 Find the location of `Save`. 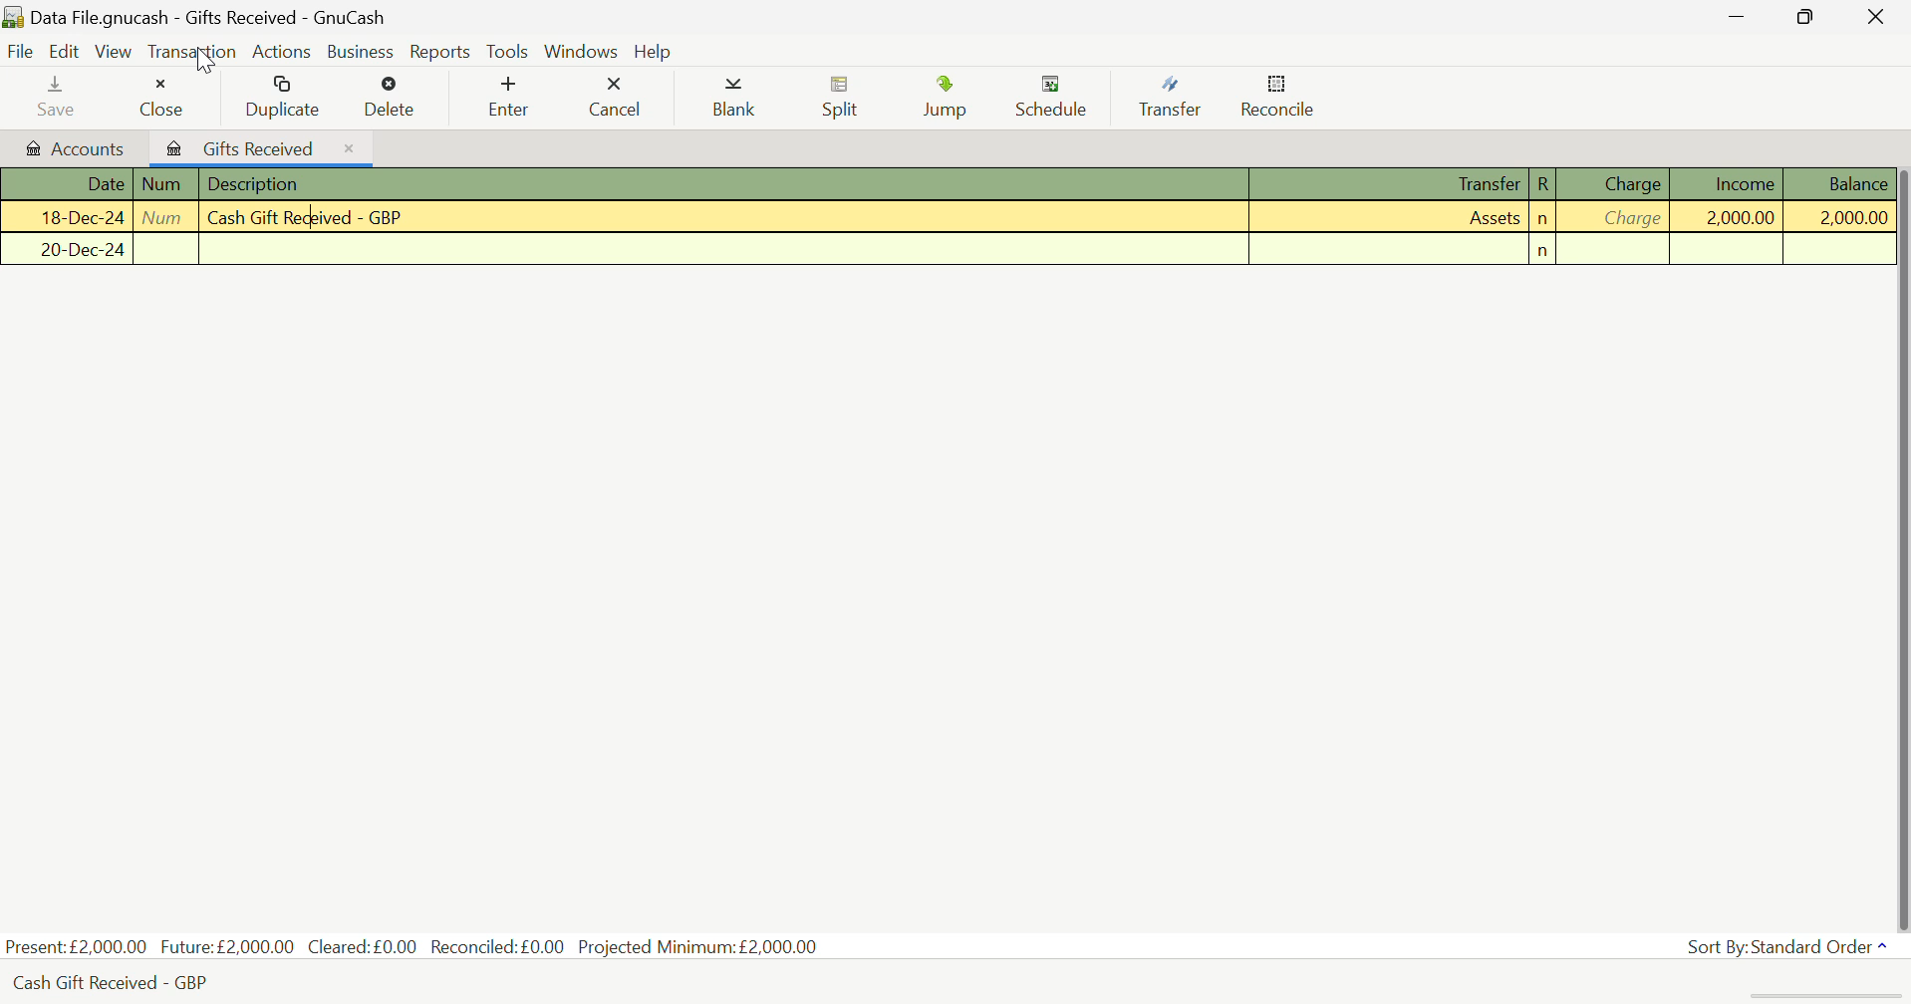

Save is located at coordinates (58, 95).